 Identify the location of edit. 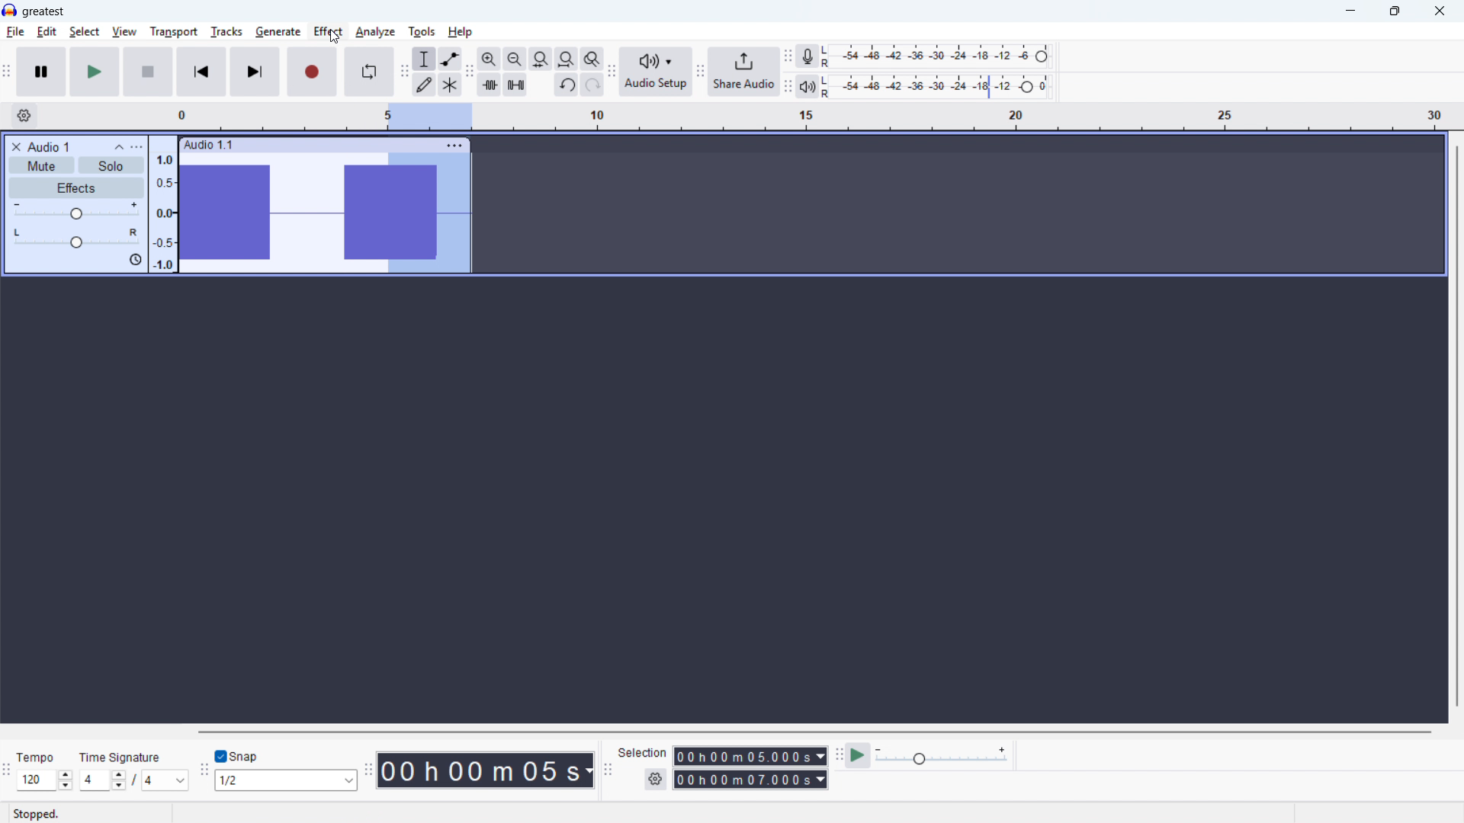
(47, 32).